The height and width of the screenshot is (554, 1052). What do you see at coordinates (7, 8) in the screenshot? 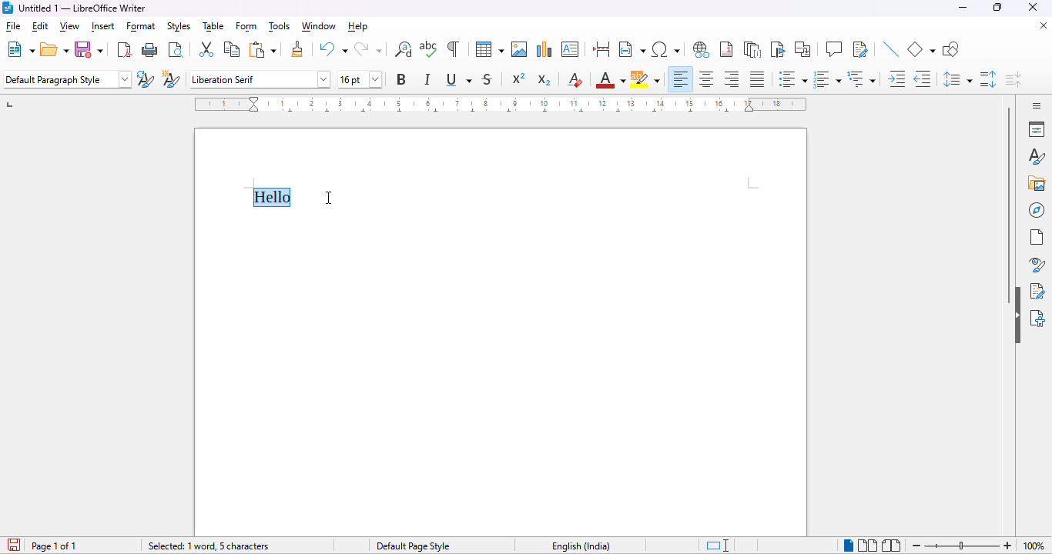
I see `logo` at bounding box center [7, 8].